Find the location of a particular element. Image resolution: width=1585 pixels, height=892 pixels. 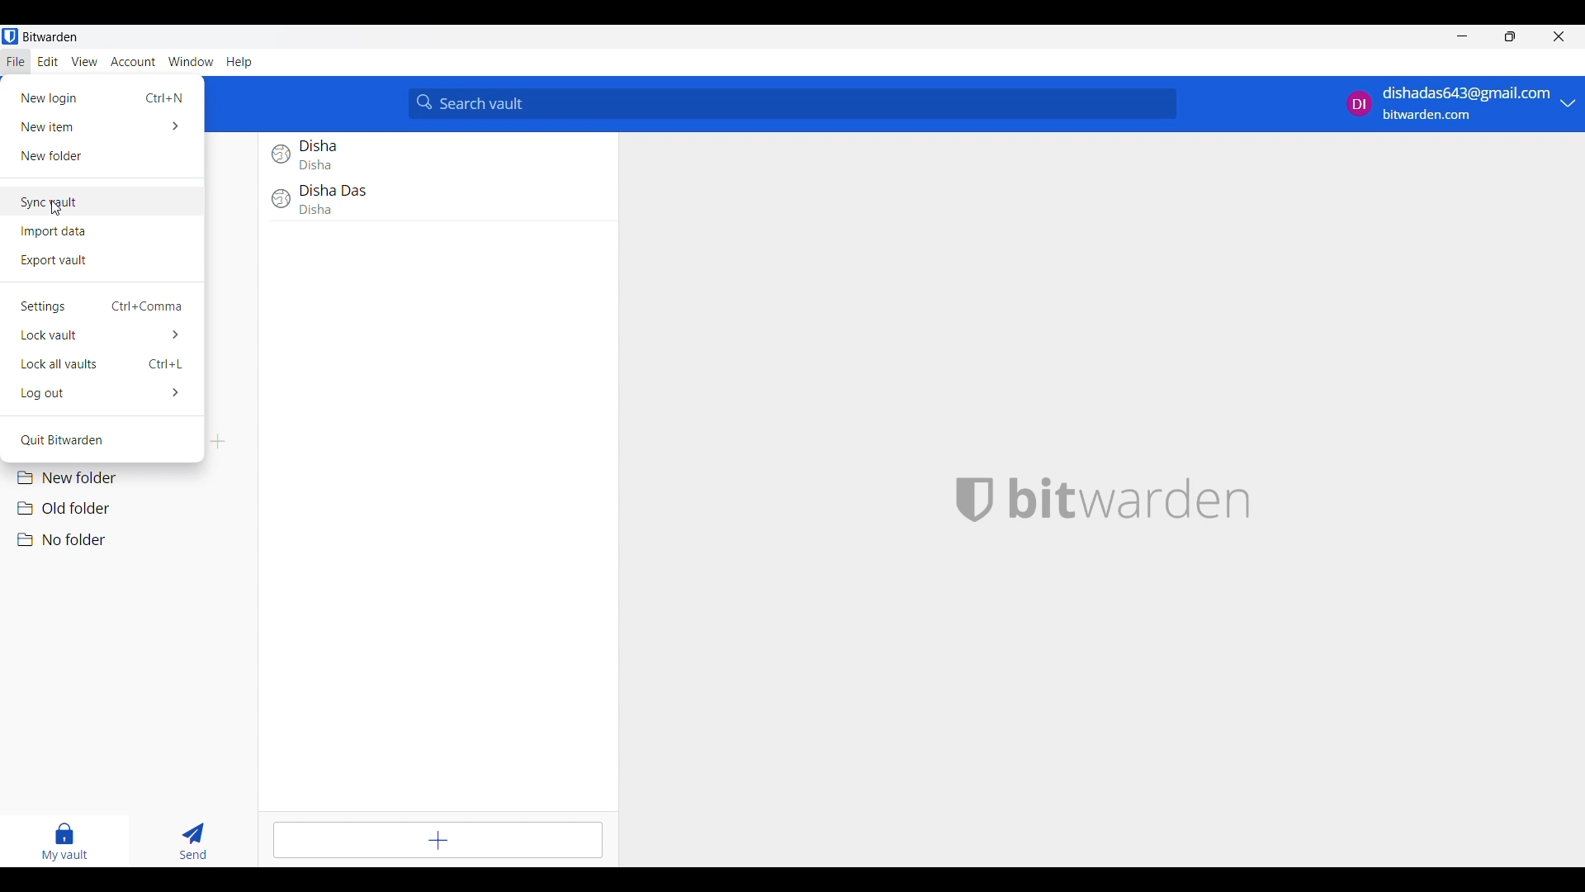

Close interface is located at coordinates (1559, 36).